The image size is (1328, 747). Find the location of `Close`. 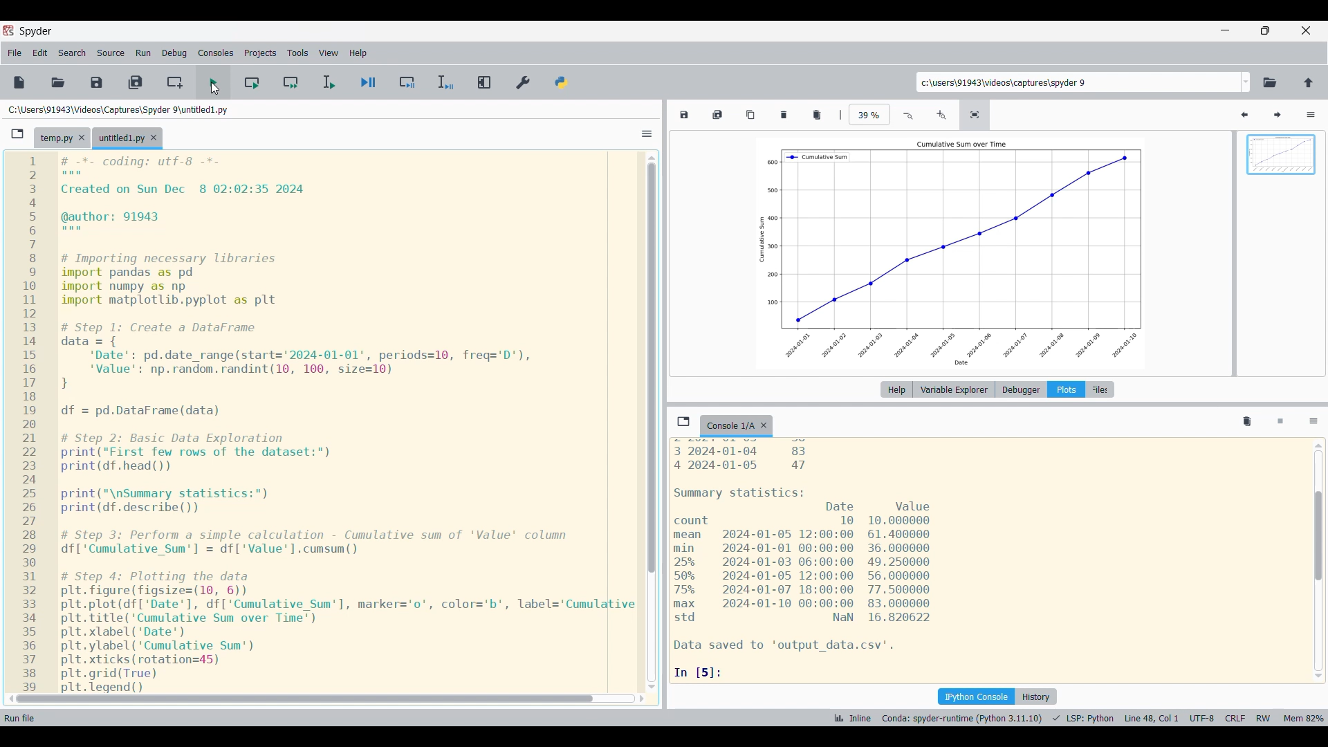

Close is located at coordinates (764, 425).